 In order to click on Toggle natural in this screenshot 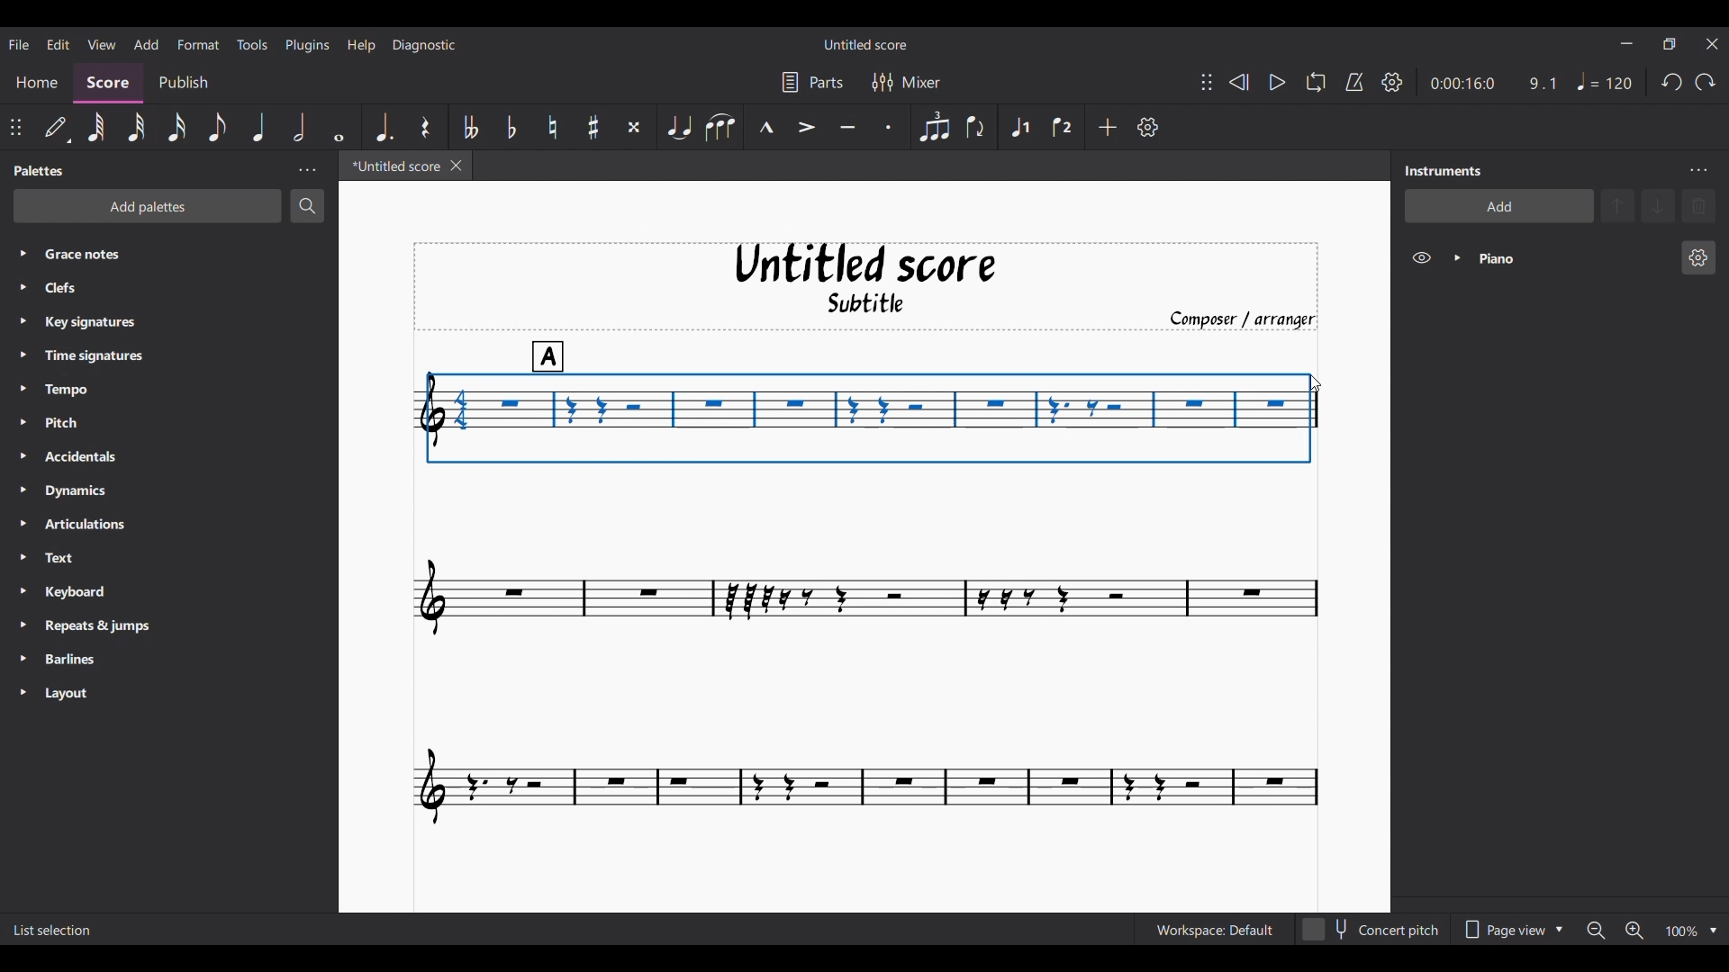, I will do `click(552, 127)`.